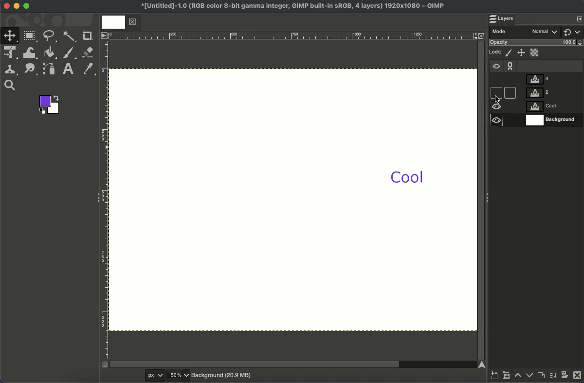 This screenshot has height=383, width=584. I want to click on Merge, so click(552, 378).